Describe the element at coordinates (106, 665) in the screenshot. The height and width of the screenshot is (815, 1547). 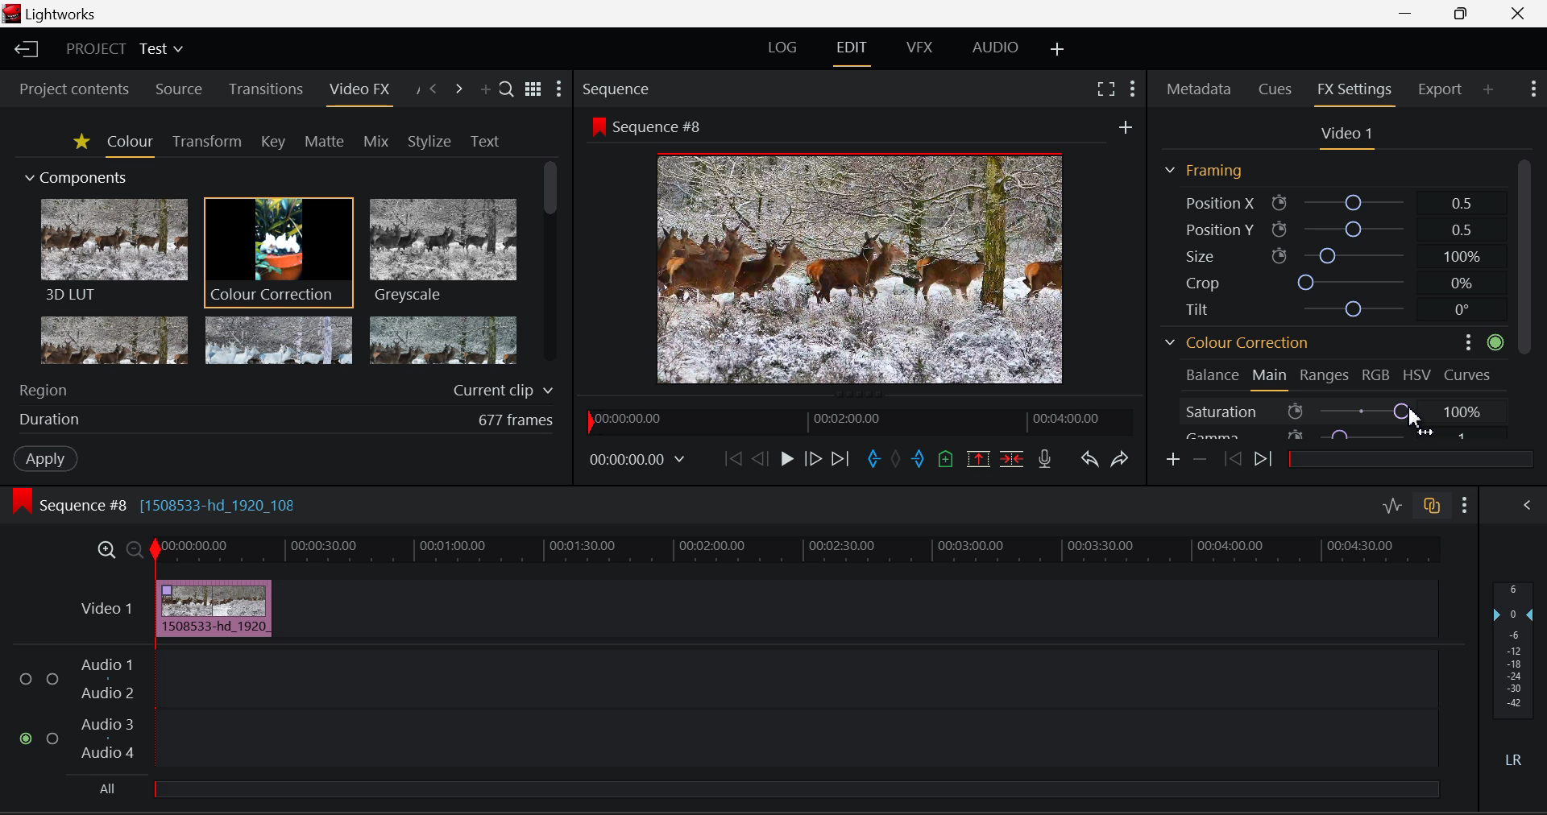
I see `Audio 1` at that location.